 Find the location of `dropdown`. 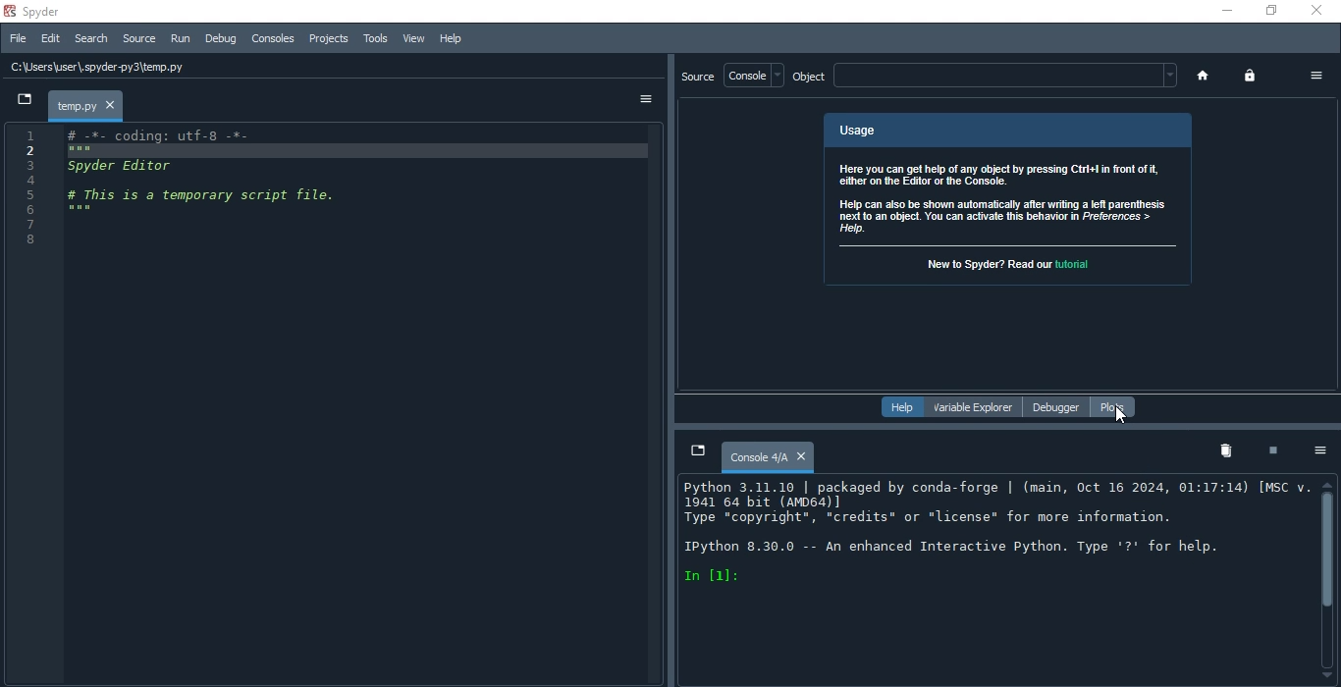

dropdown is located at coordinates (695, 451).